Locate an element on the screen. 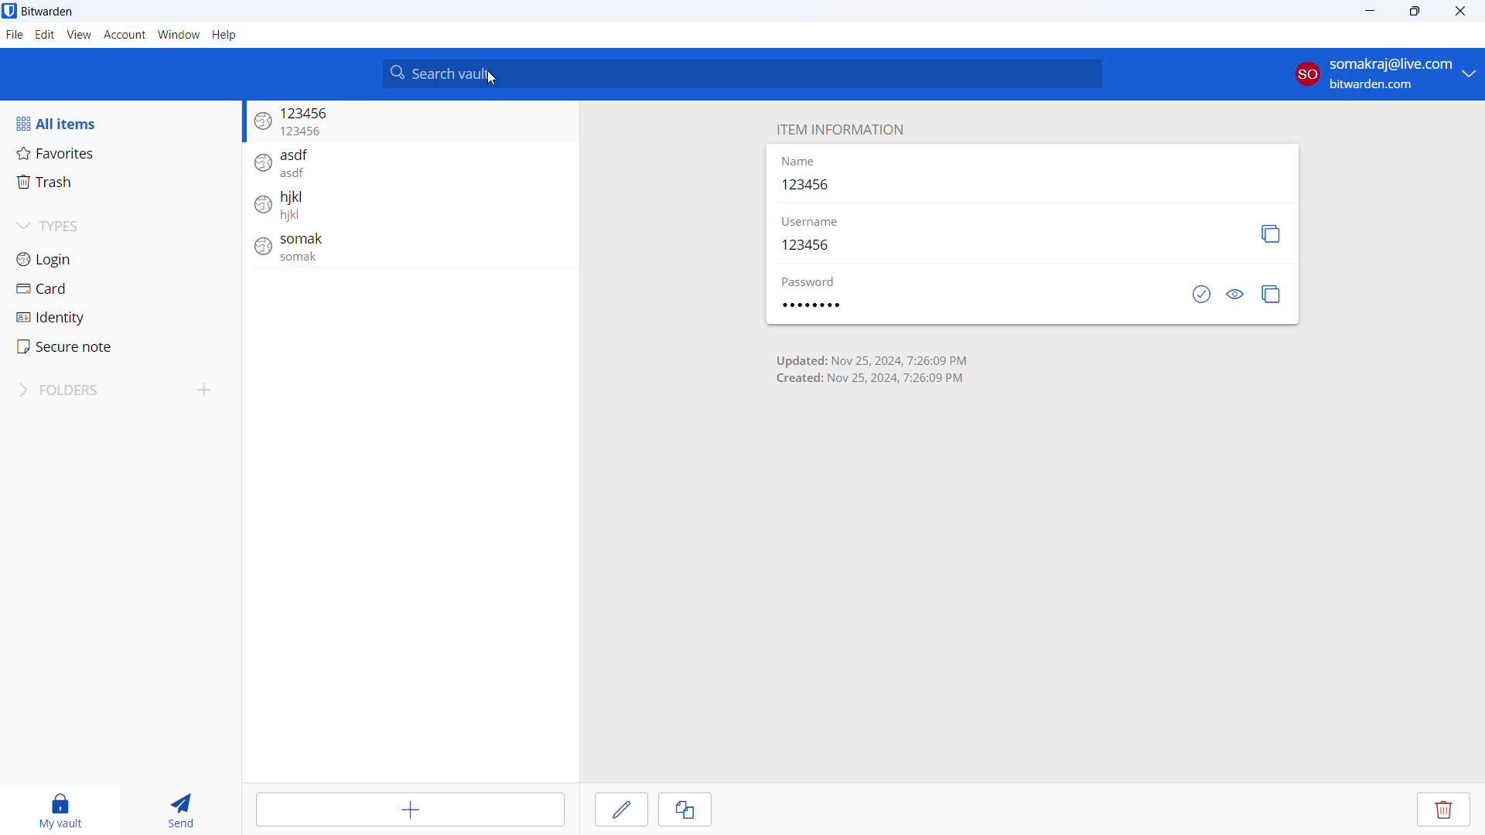  password label is located at coordinates (814, 279).